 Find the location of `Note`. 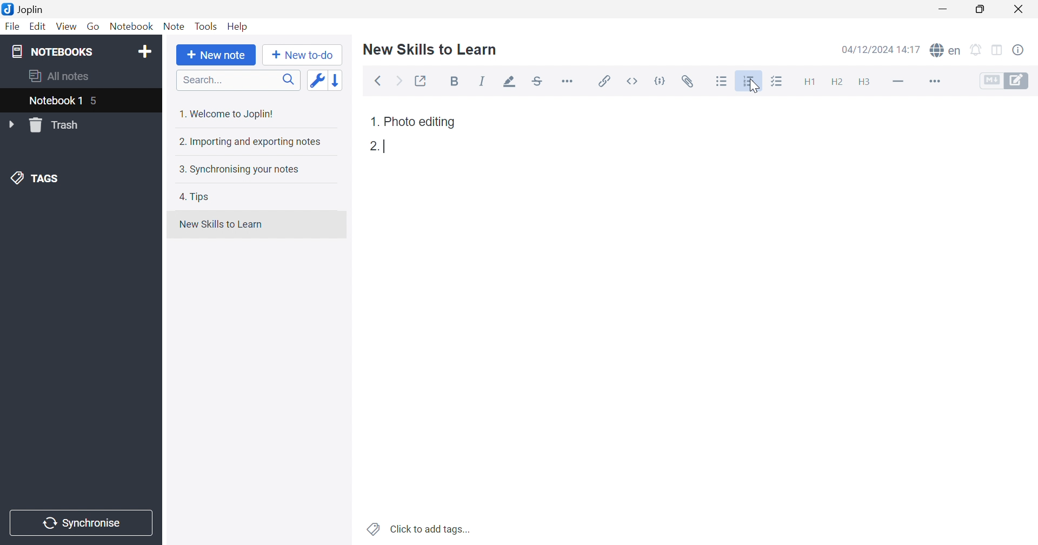

Note is located at coordinates (174, 26).